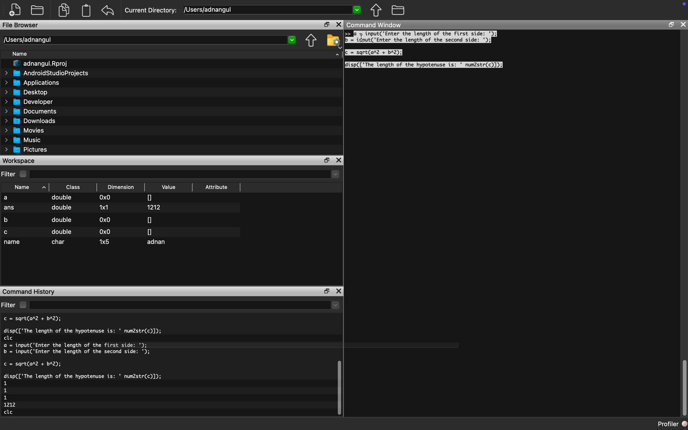  I want to click on b, so click(9, 219).